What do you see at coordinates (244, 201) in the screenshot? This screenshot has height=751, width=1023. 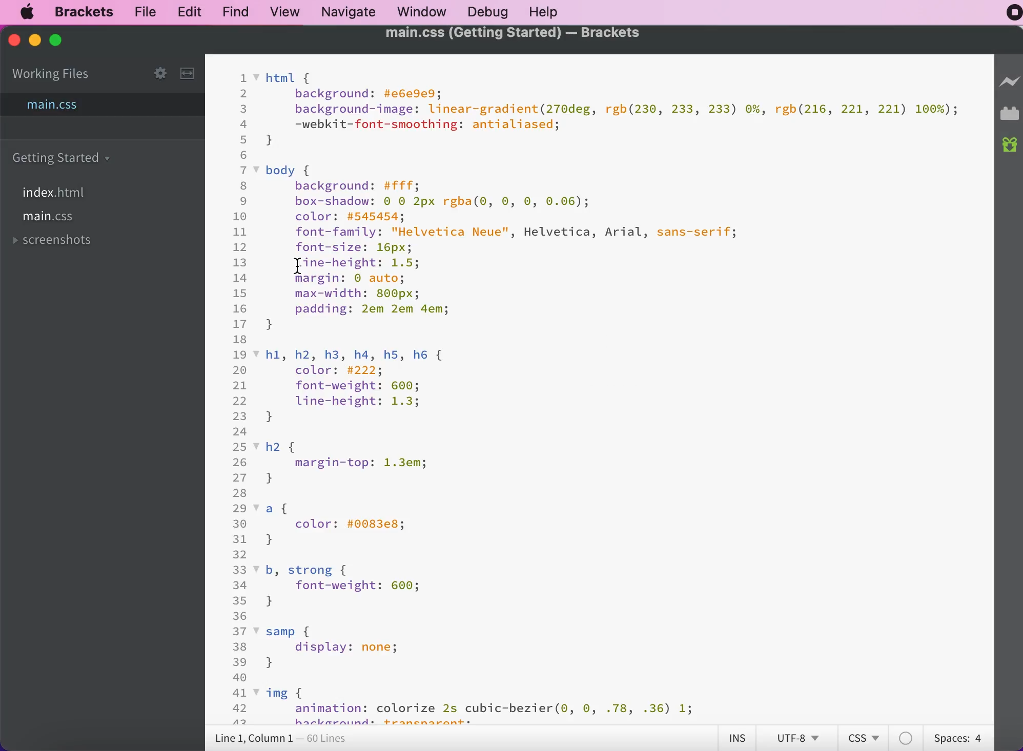 I see `9` at bounding box center [244, 201].